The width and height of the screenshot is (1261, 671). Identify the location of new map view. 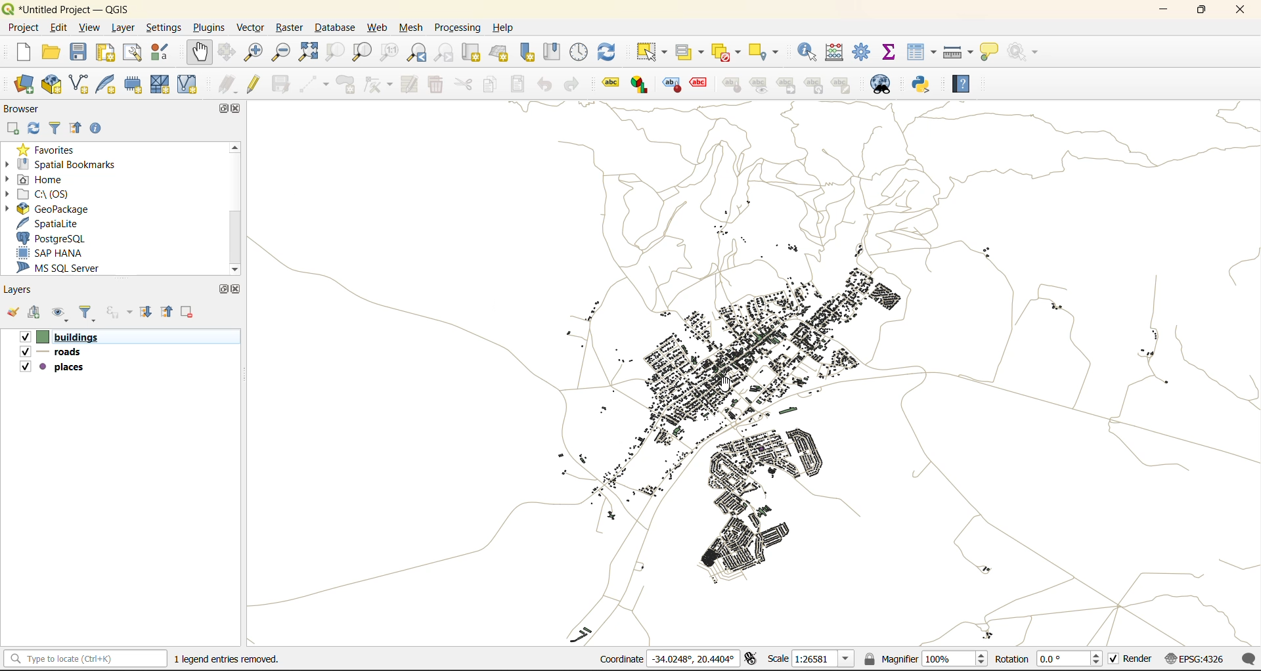
(476, 53).